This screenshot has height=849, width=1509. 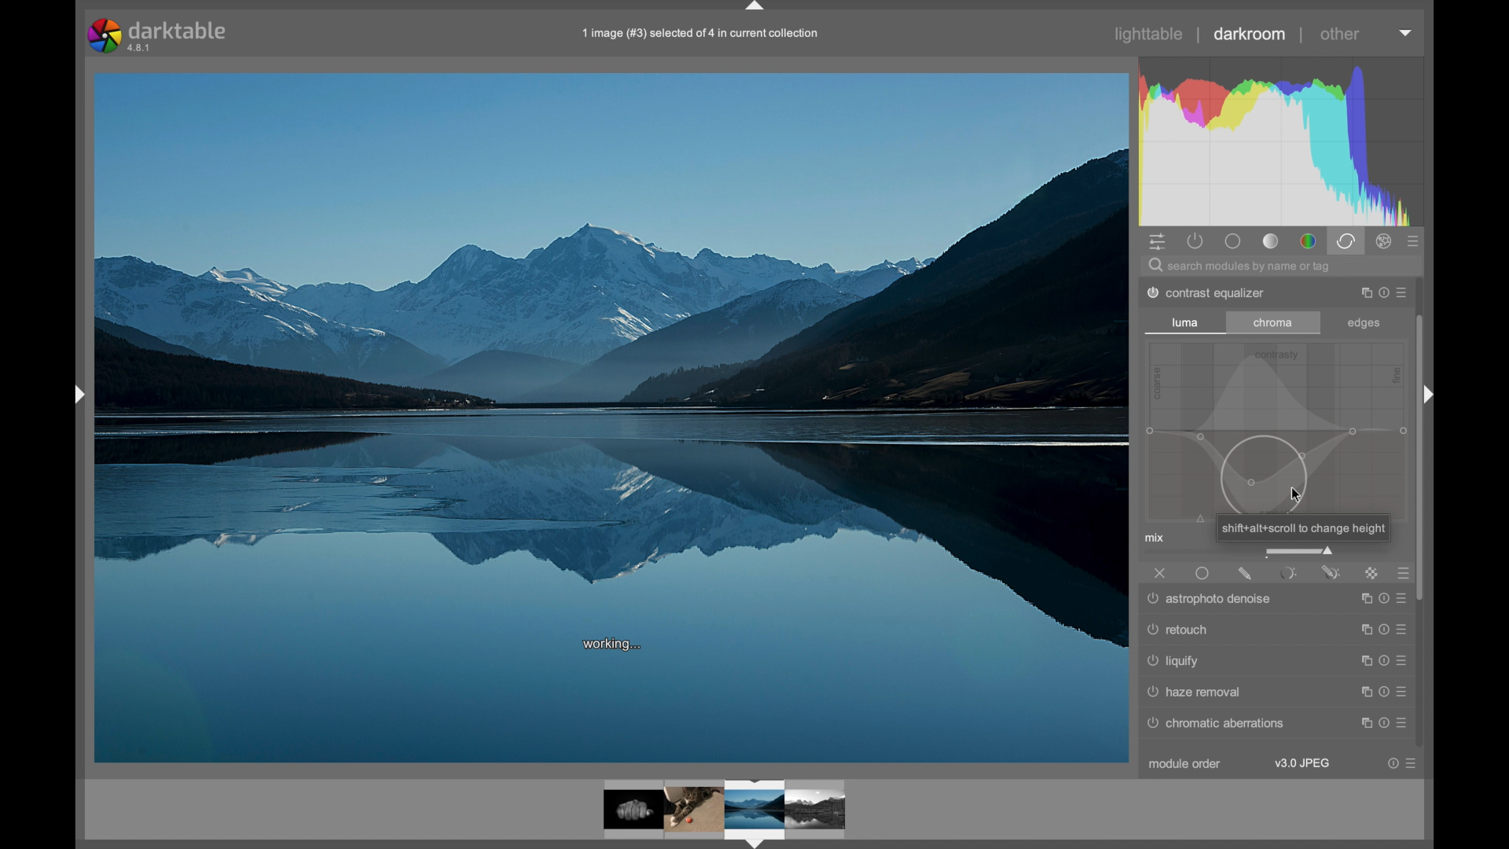 I want to click on more options, so click(x=1381, y=600).